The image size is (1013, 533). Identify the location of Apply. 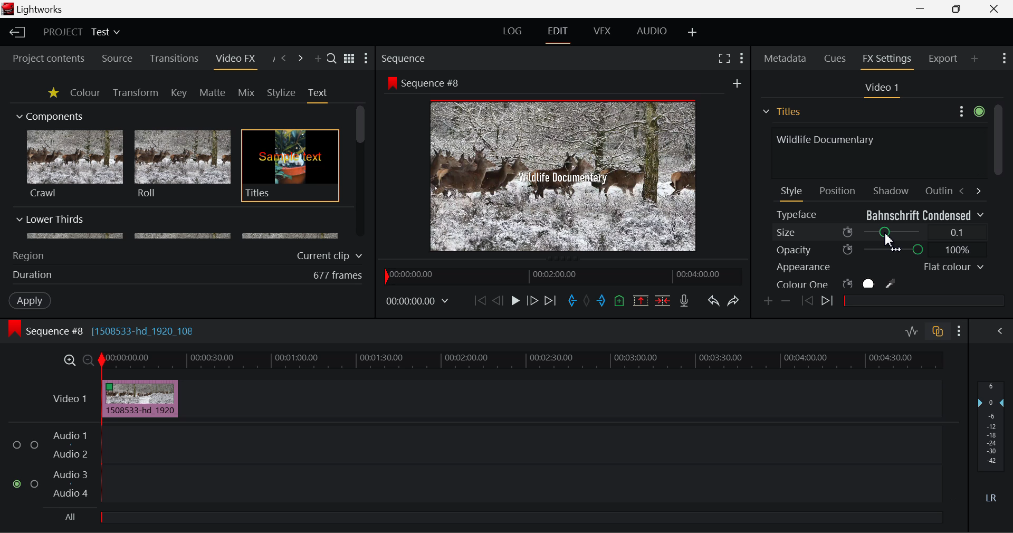
(31, 300).